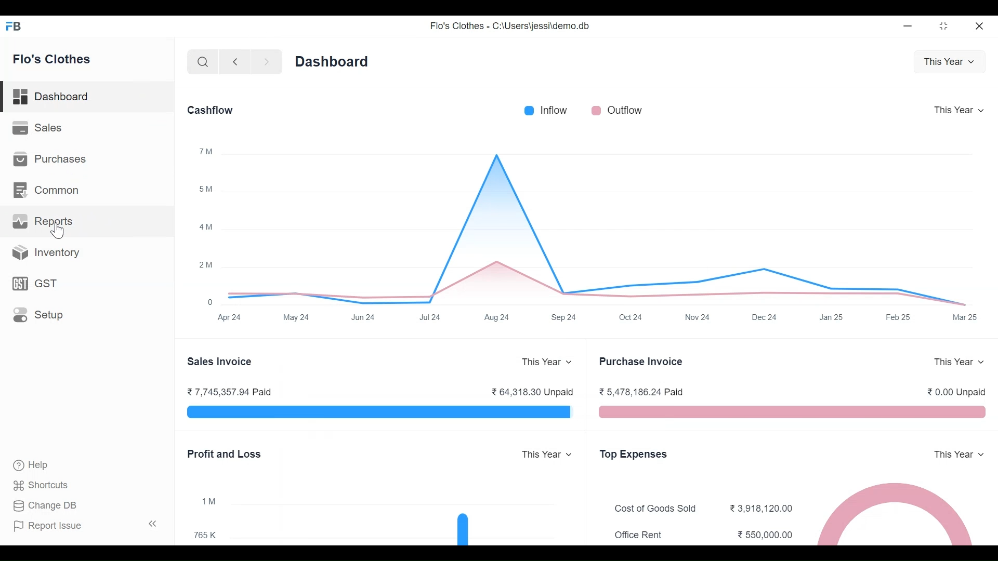 The width and height of the screenshot is (998, 561). I want to click on close, so click(980, 25).